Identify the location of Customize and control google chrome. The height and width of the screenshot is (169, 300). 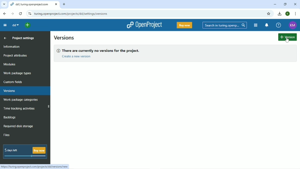
(296, 14).